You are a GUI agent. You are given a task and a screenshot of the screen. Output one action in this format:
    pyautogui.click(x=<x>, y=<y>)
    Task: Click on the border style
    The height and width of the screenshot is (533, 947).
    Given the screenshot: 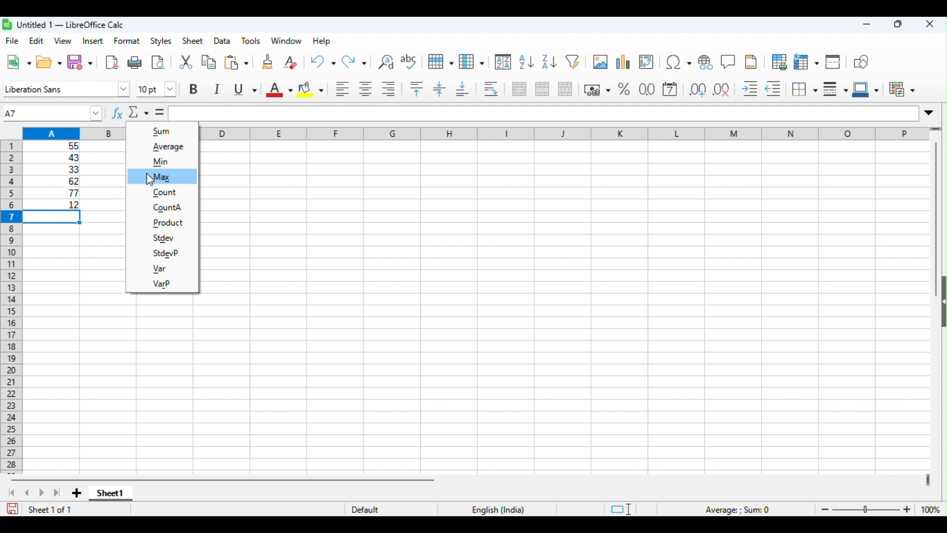 What is the action you would take?
    pyautogui.click(x=835, y=88)
    